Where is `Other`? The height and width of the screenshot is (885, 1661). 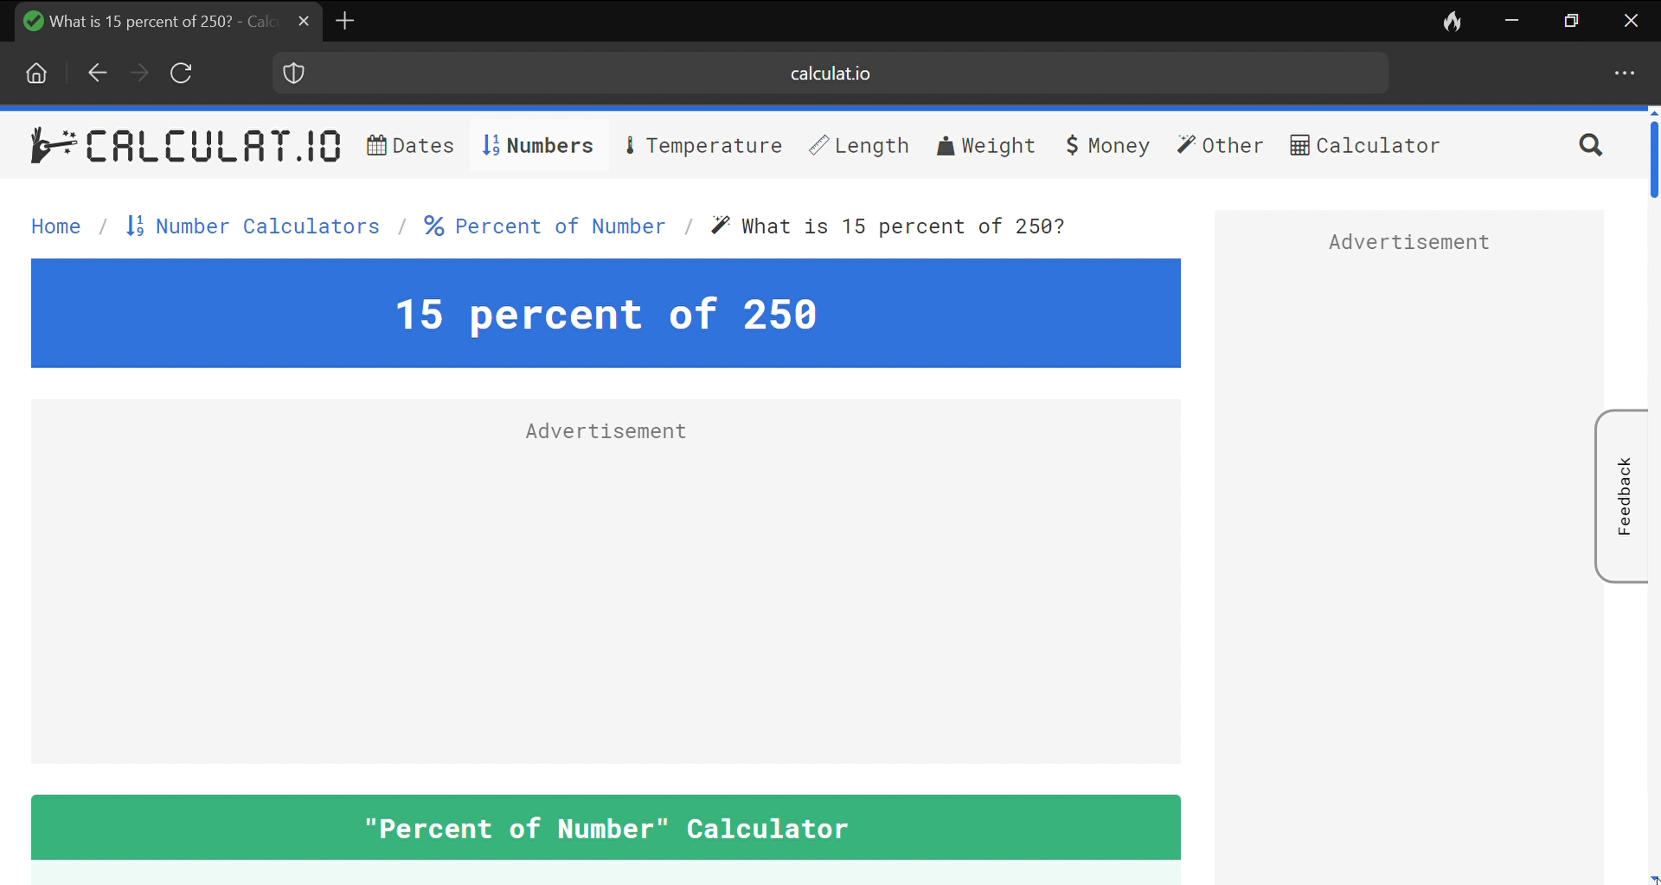
Other is located at coordinates (1220, 147).